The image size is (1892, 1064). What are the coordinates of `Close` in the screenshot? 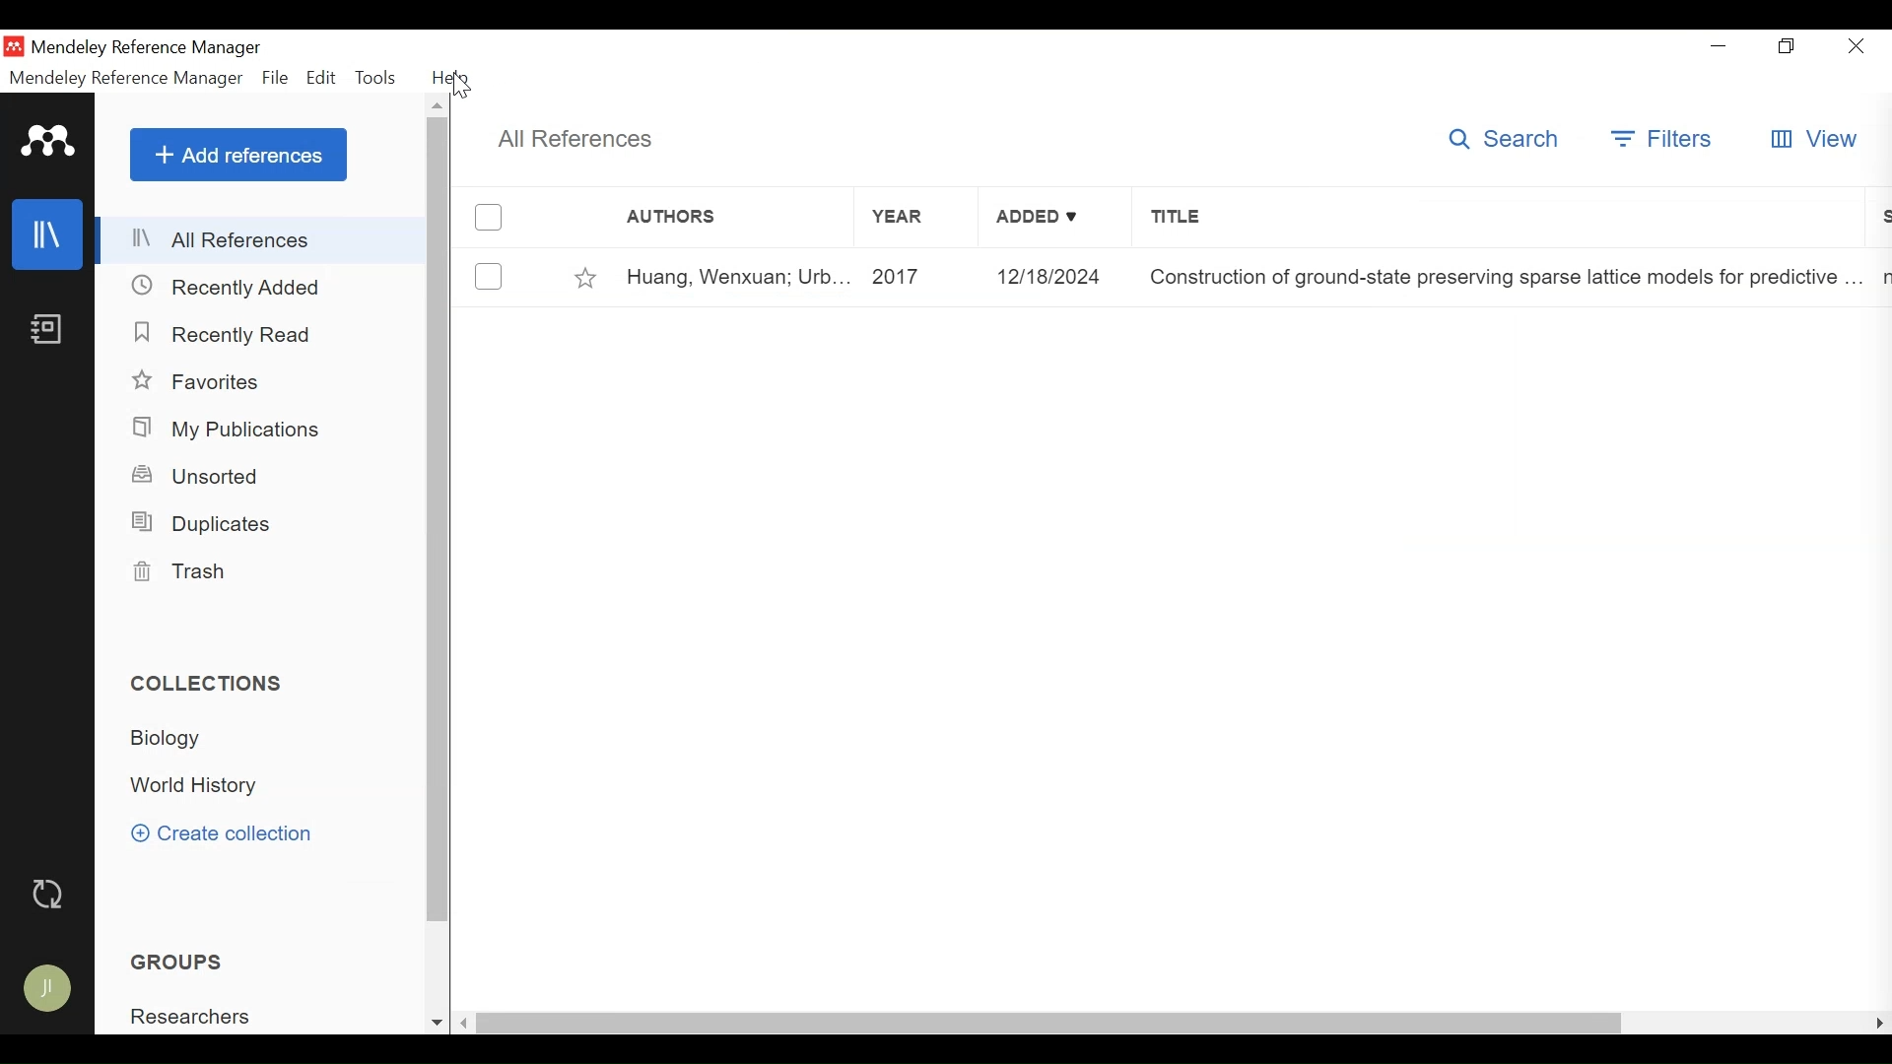 It's located at (1861, 47).